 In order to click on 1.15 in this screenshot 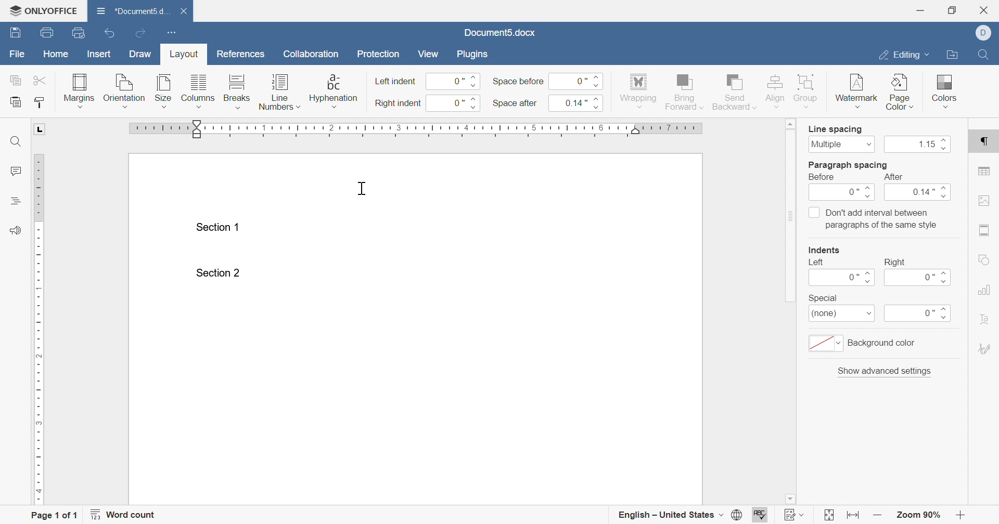, I will do `click(919, 145)`.